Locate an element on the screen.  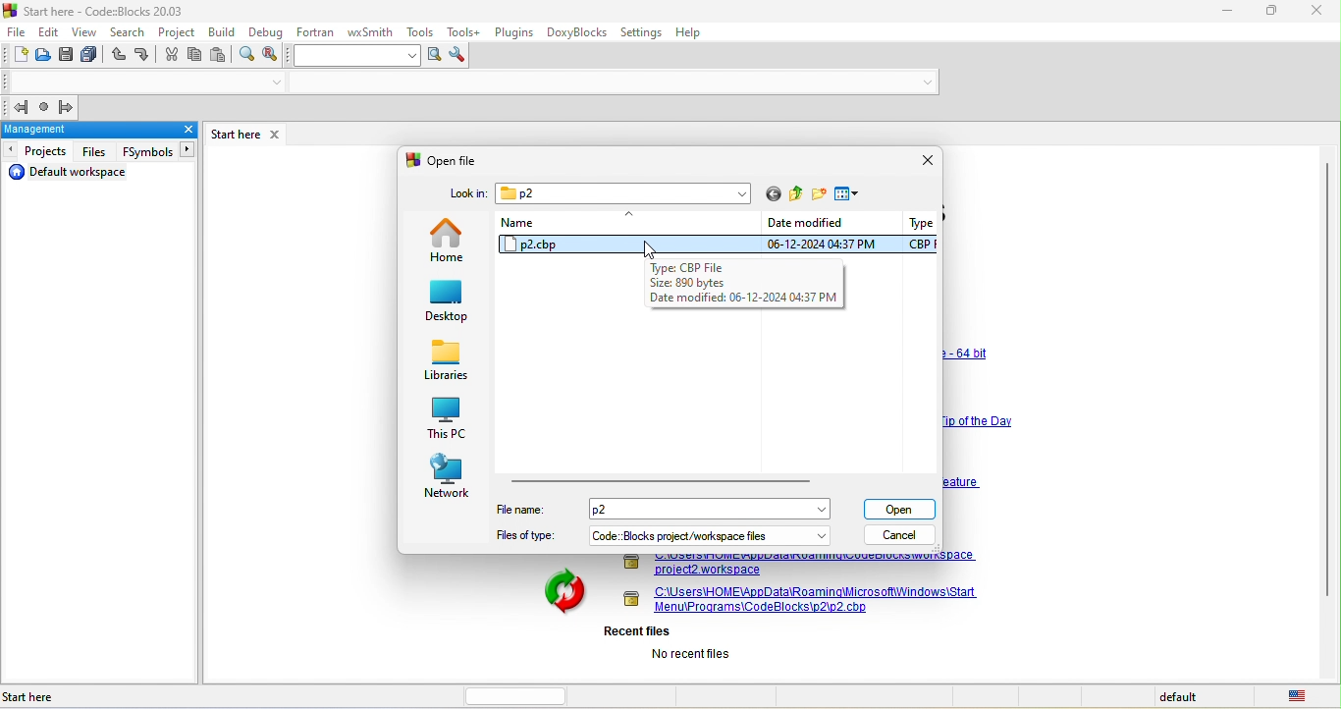
close is located at coordinates (1314, 12).